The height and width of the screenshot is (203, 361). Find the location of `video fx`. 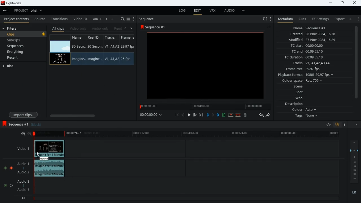

video fx is located at coordinates (81, 19).